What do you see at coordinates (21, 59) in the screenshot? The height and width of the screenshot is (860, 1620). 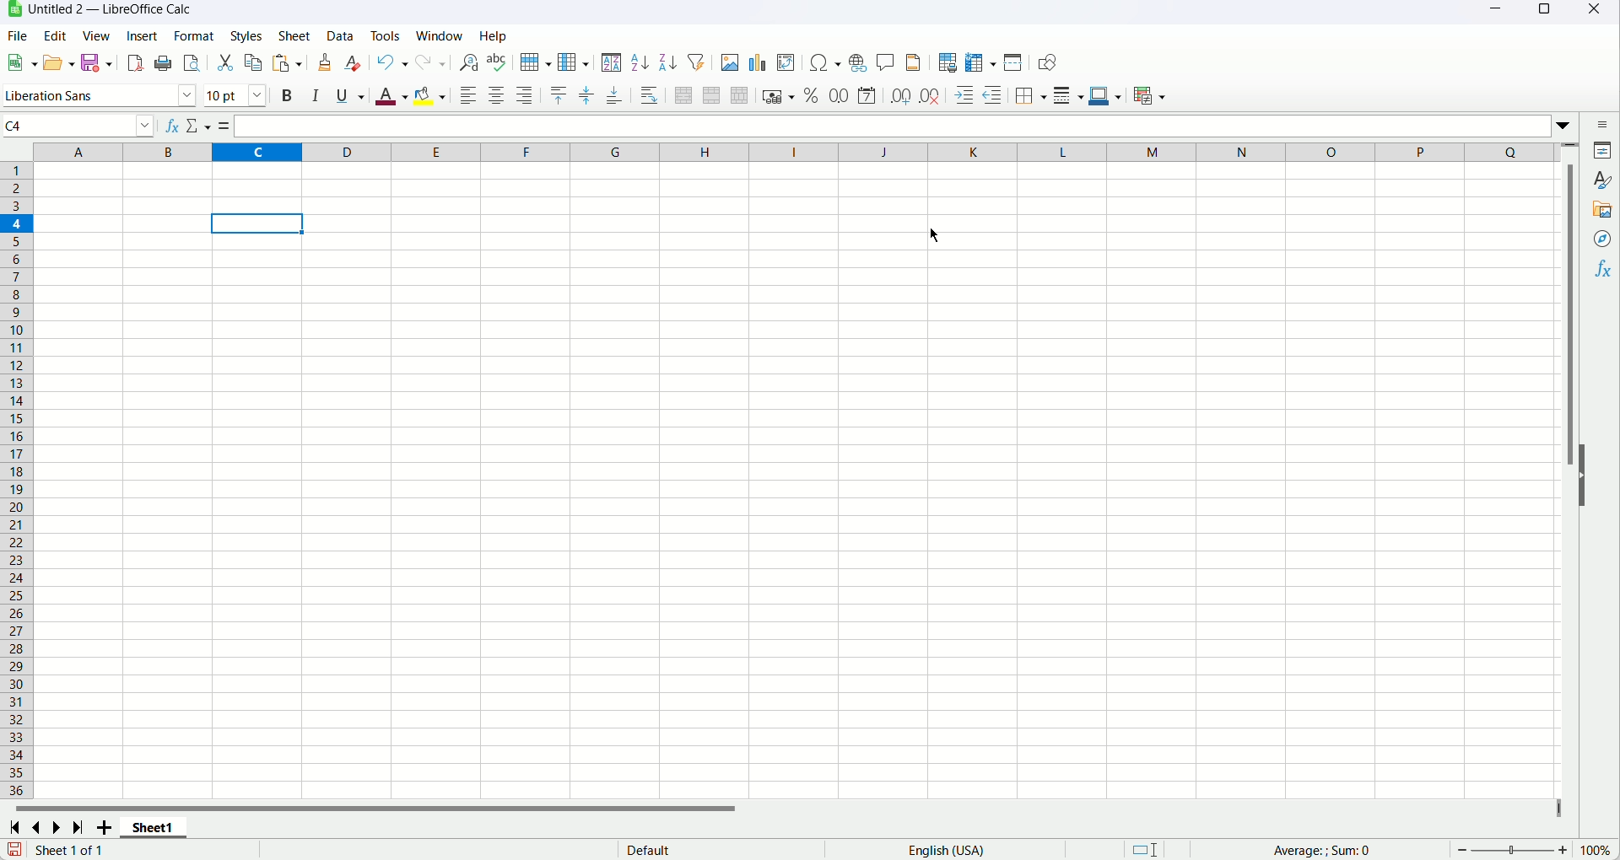 I see `New` at bounding box center [21, 59].